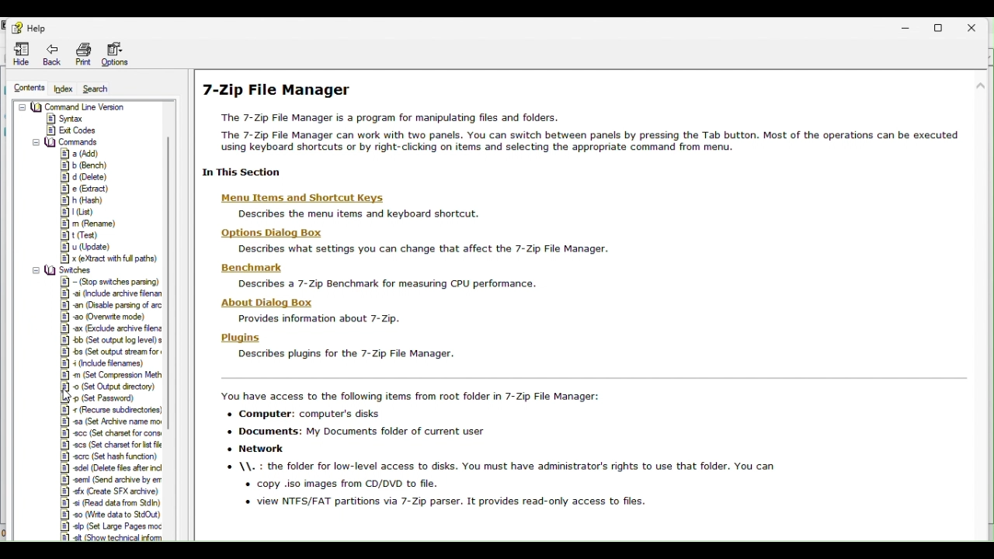  What do you see at coordinates (316, 320) in the screenshot?
I see `provide info` at bounding box center [316, 320].